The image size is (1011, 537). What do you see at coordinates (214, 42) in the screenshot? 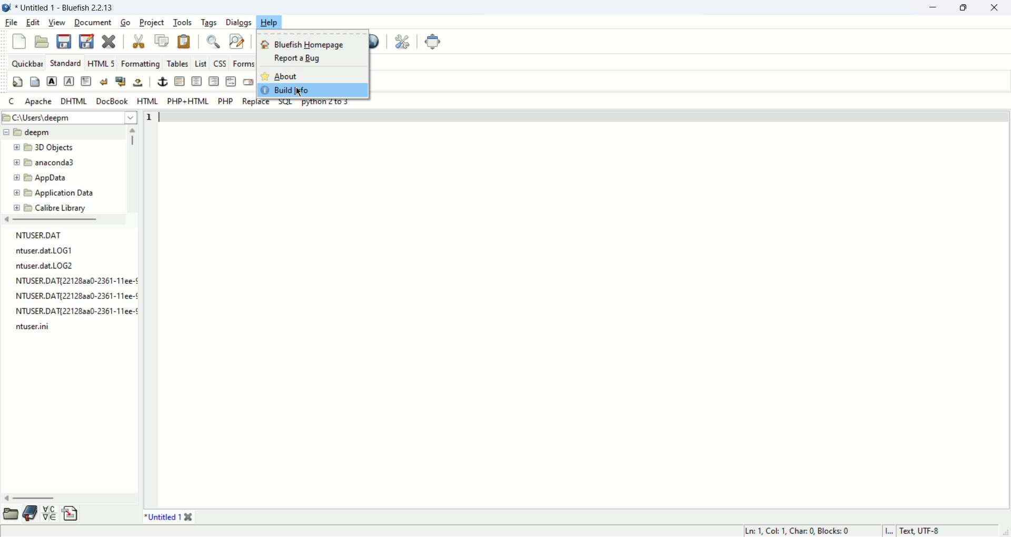
I see `find` at bounding box center [214, 42].